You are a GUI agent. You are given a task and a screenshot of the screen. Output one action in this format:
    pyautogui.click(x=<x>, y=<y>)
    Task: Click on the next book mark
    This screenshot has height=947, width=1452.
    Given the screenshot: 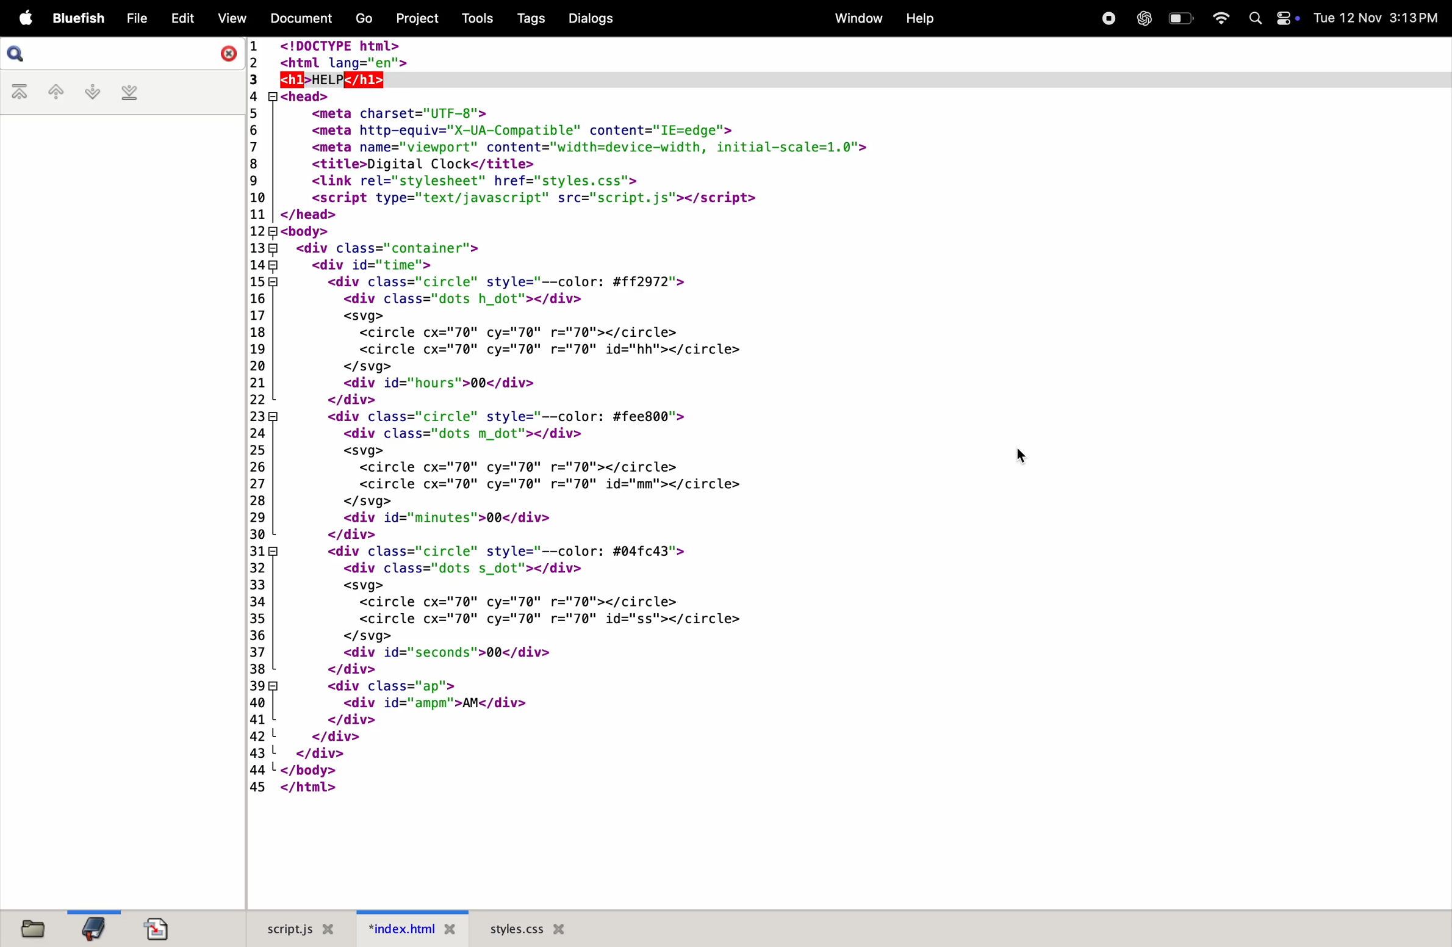 What is the action you would take?
    pyautogui.click(x=92, y=92)
    